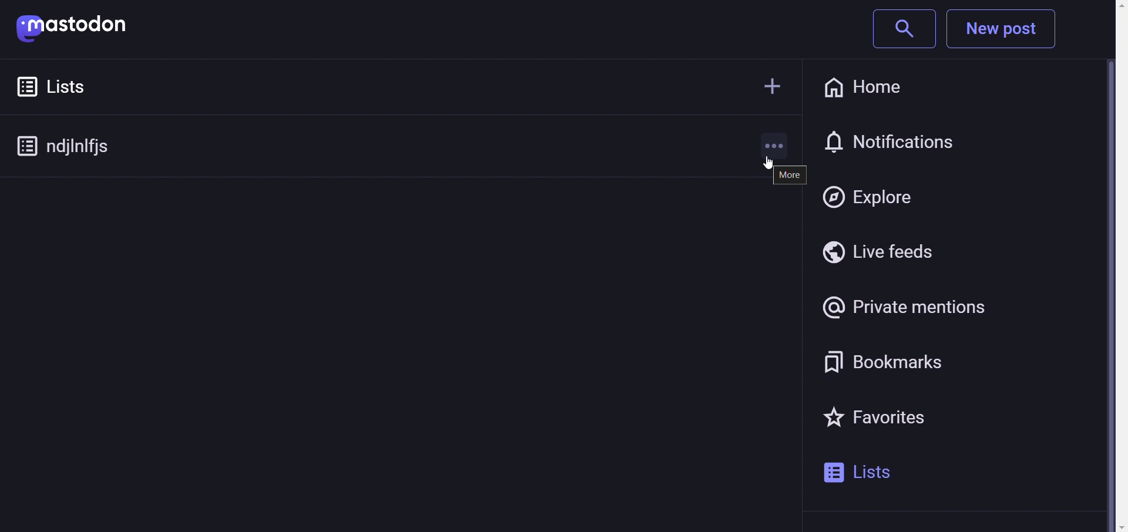 Image resolution: width=1128 pixels, height=532 pixels. Describe the element at coordinates (1004, 29) in the screenshot. I see `New Post` at that location.